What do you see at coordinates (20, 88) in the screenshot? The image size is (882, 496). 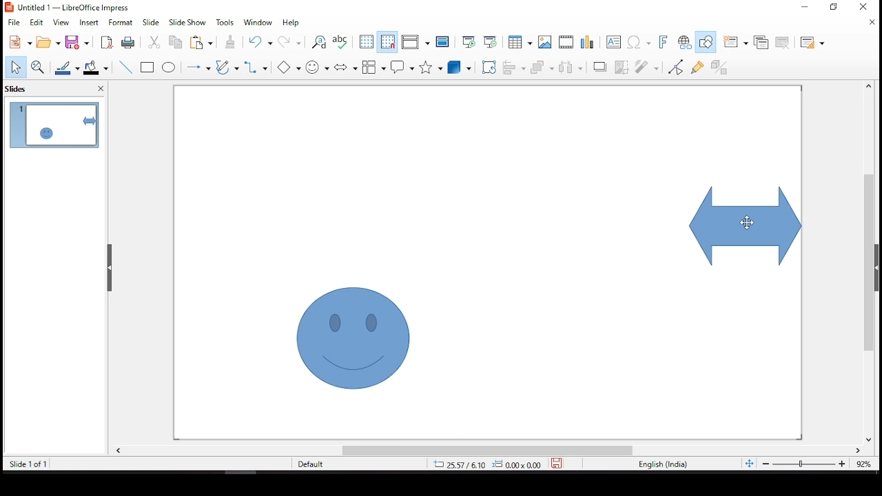 I see `slides` at bounding box center [20, 88].